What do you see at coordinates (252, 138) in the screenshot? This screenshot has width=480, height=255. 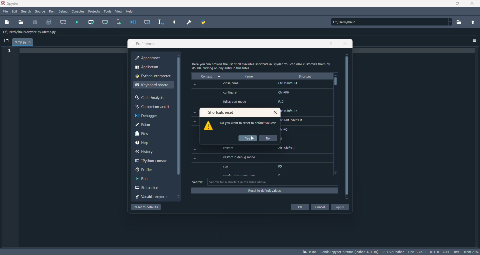 I see `cursor` at bounding box center [252, 138].